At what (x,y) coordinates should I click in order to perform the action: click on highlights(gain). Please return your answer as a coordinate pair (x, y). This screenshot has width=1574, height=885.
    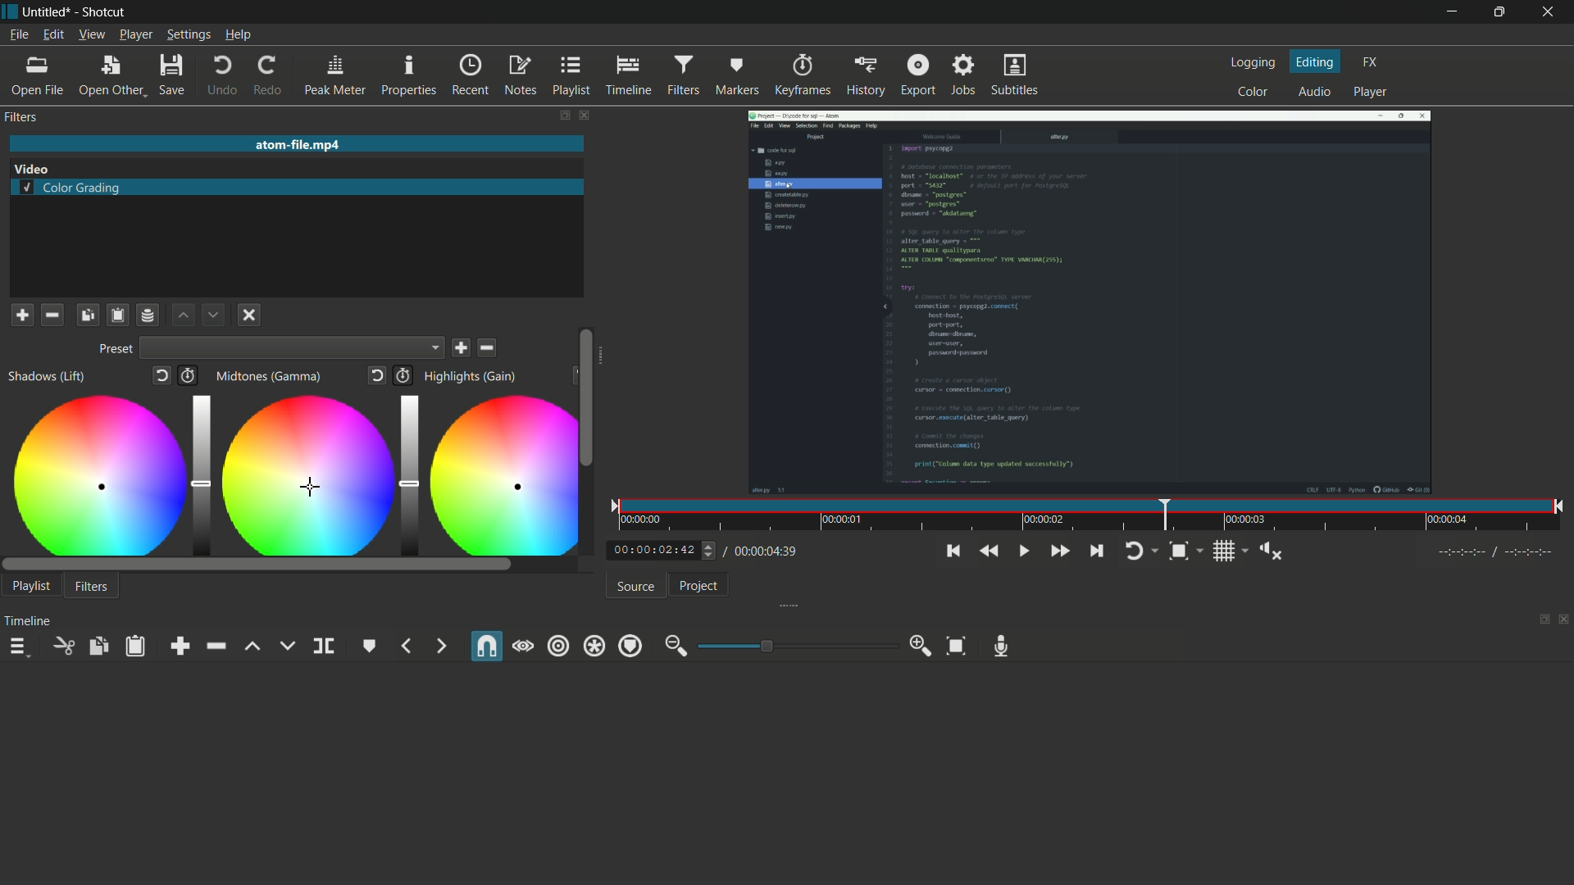
    Looking at the image, I should click on (472, 376).